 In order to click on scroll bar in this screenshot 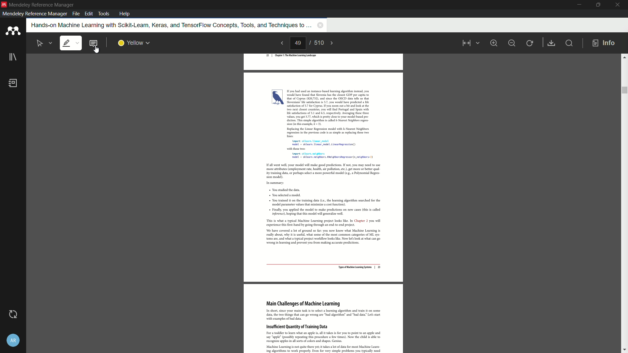, I will do `click(624, 90)`.